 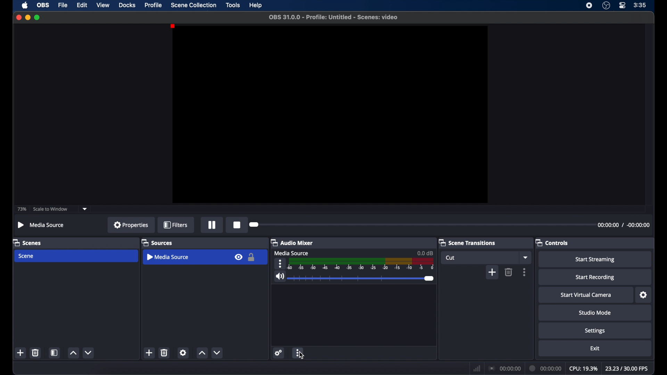 What do you see at coordinates (627, 368) in the screenshot?
I see `fps` at bounding box center [627, 368].